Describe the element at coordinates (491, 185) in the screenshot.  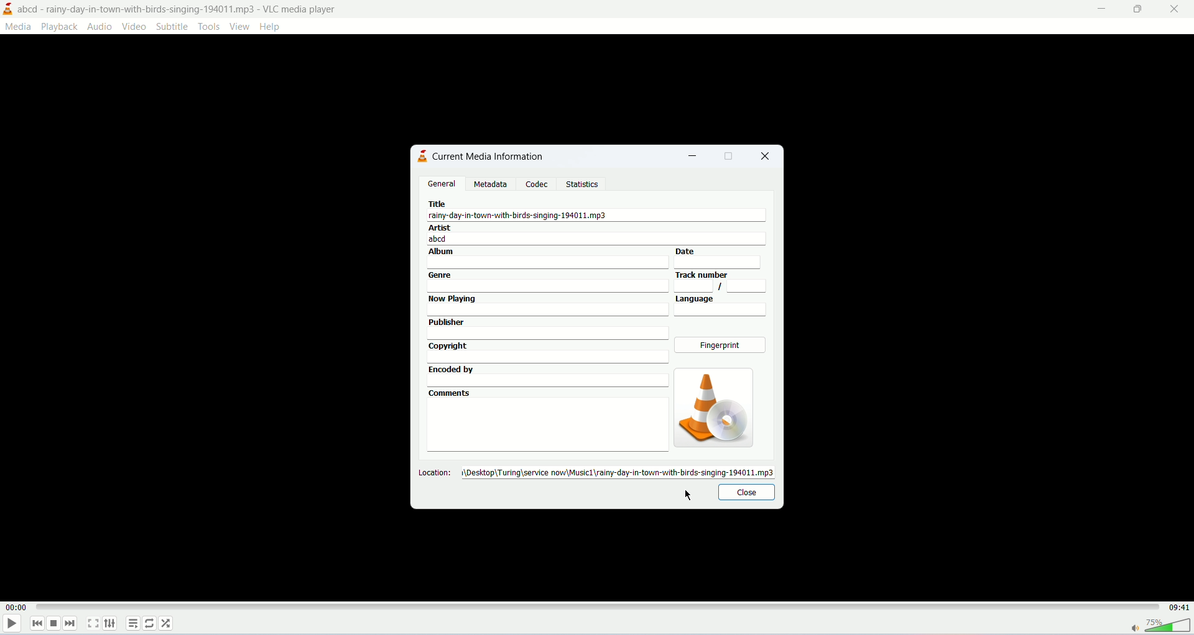
I see `metadata` at that location.